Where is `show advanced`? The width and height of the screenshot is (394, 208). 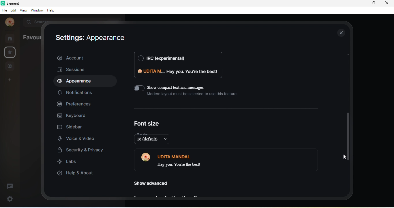 show advanced is located at coordinates (151, 182).